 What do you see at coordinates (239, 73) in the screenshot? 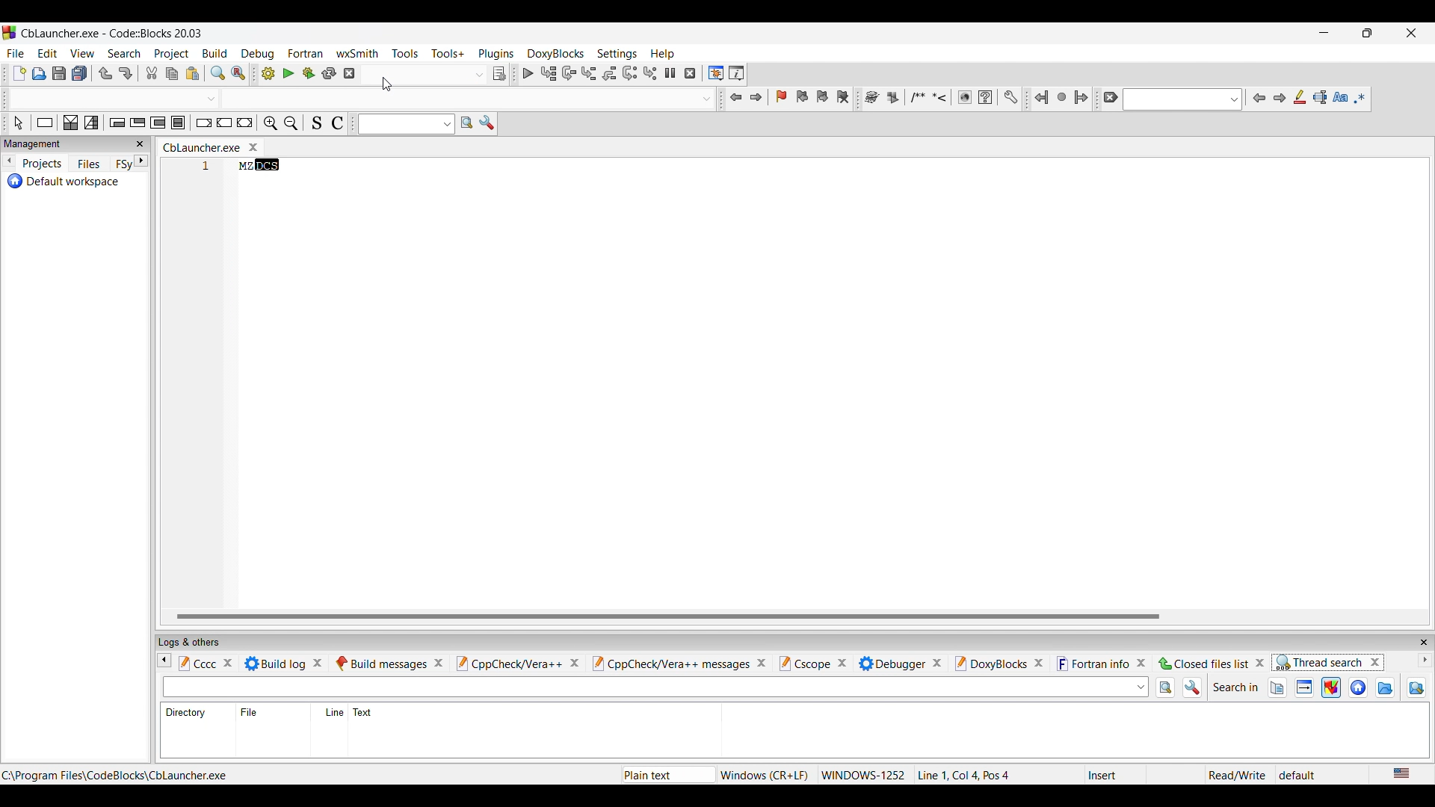
I see `Replace` at bounding box center [239, 73].